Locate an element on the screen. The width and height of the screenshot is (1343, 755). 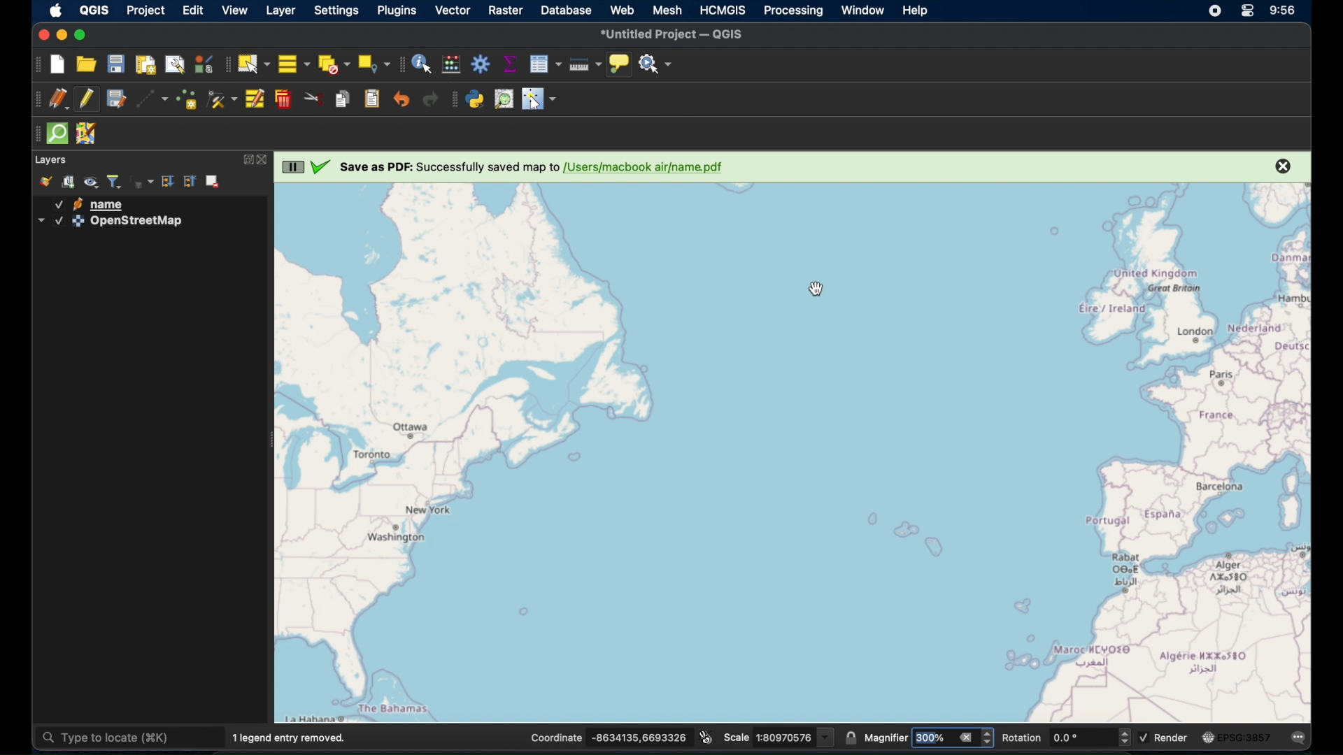
open project is located at coordinates (86, 65).